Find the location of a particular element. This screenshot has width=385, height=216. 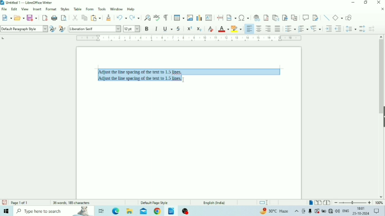

Temperature is located at coordinates (274, 211).